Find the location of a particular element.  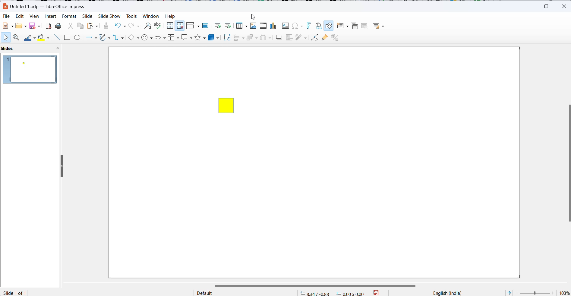

Insert font work text is located at coordinates (309, 25).